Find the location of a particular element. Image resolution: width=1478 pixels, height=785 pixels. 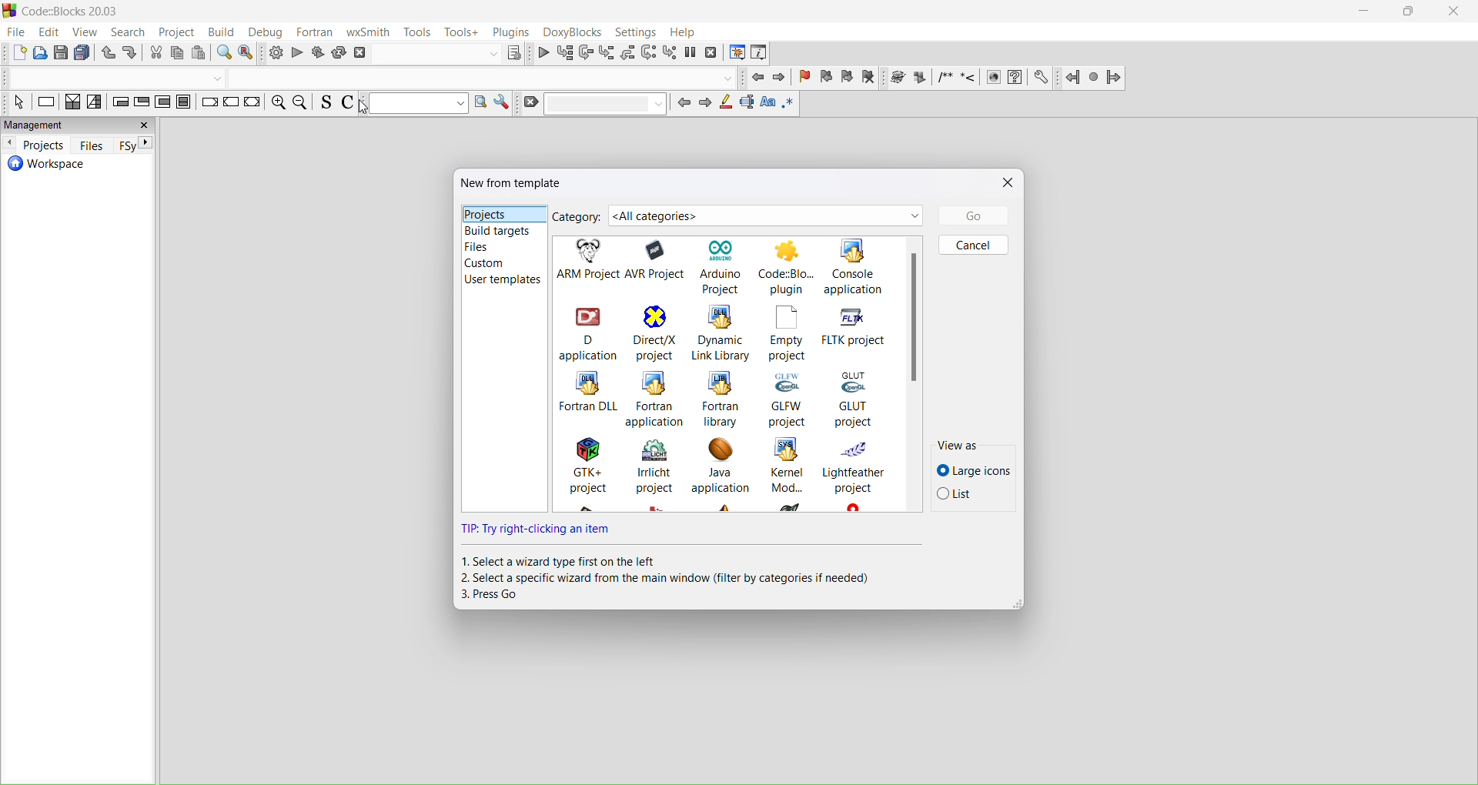

zoom in is located at coordinates (276, 105).